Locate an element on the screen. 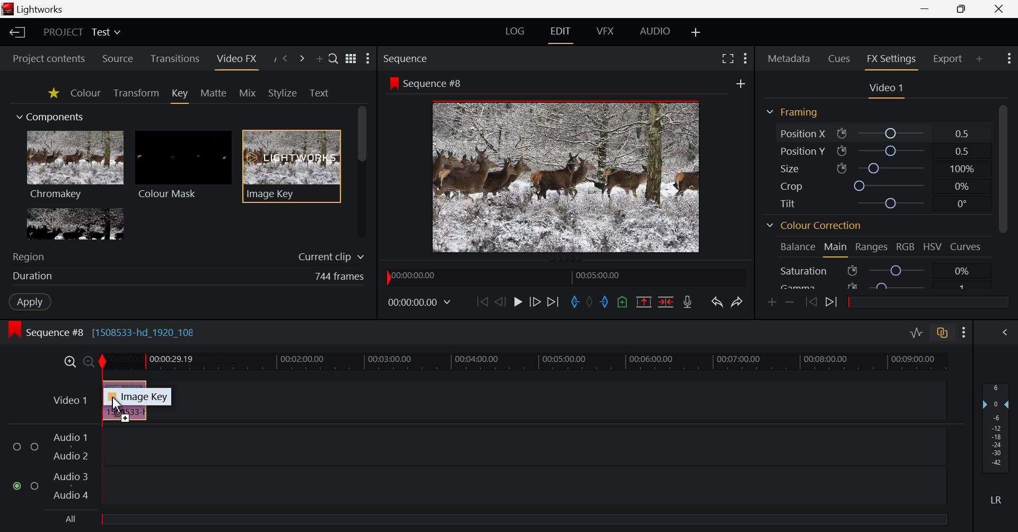 The width and height of the screenshot is (1018, 532). Audio 1 is located at coordinates (70, 437).